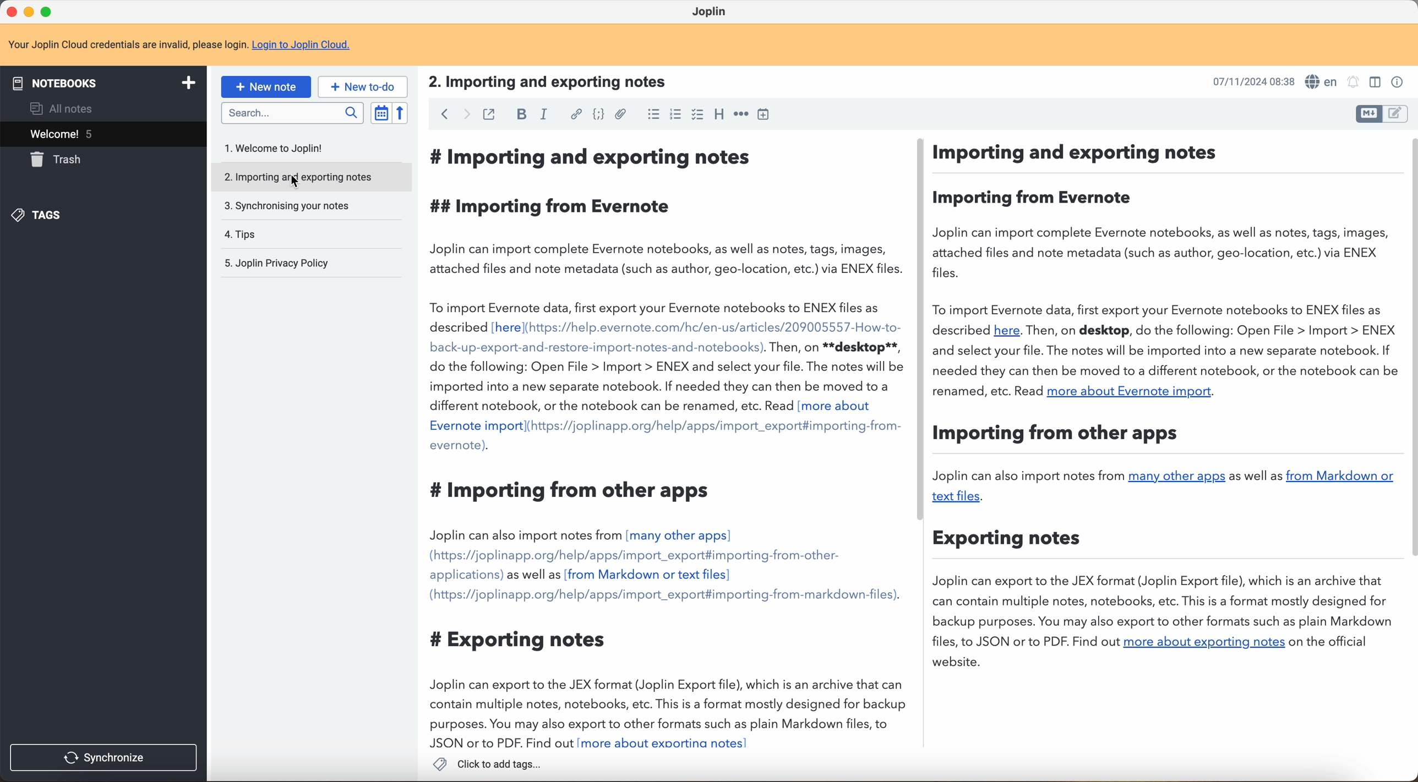 This screenshot has height=782, width=1418. What do you see at coordinates (31, 11) in the screenshot?
I see `minimize` at bounding box center [31, 11].